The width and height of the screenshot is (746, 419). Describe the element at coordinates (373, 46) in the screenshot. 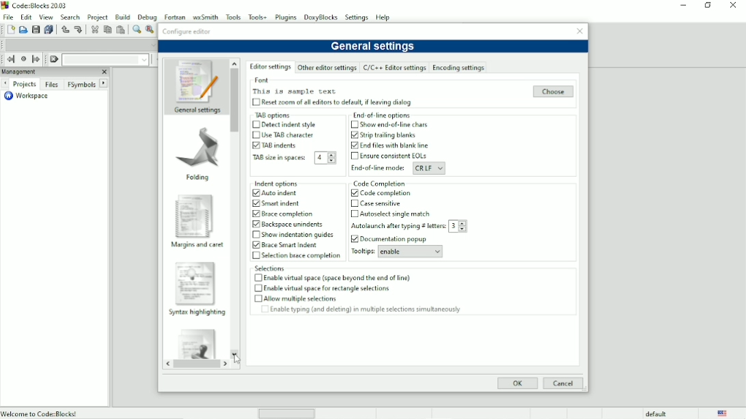

I see `General settings` at that location.